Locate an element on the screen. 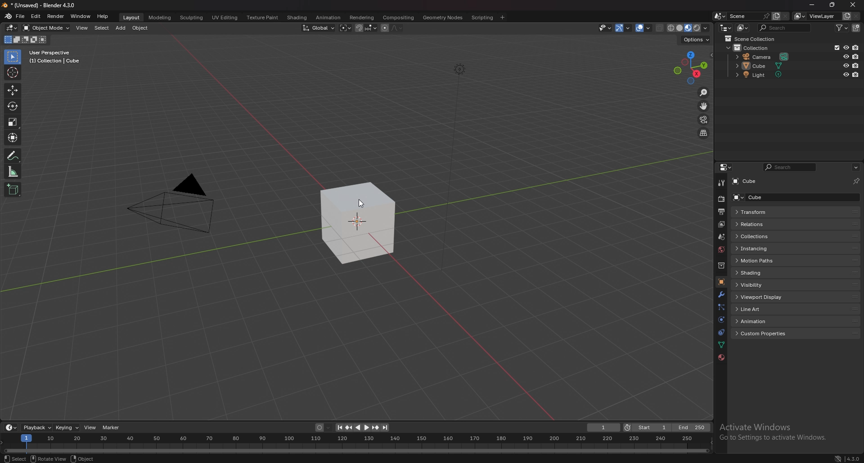  editor type is located at coordinates (726, 167).